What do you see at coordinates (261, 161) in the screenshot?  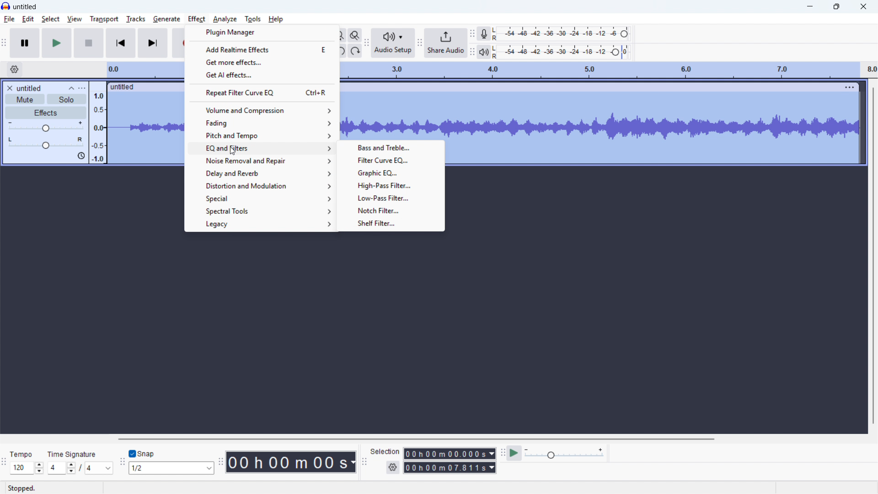 I see `Noise removal and repair ` at bounding box center [261, 161].